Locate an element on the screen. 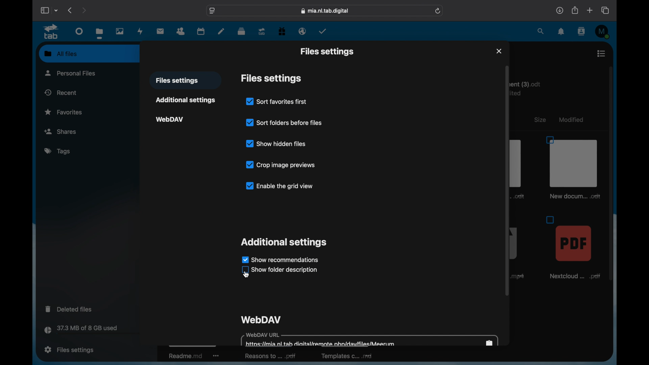  share is located at coordinates (574, 10).